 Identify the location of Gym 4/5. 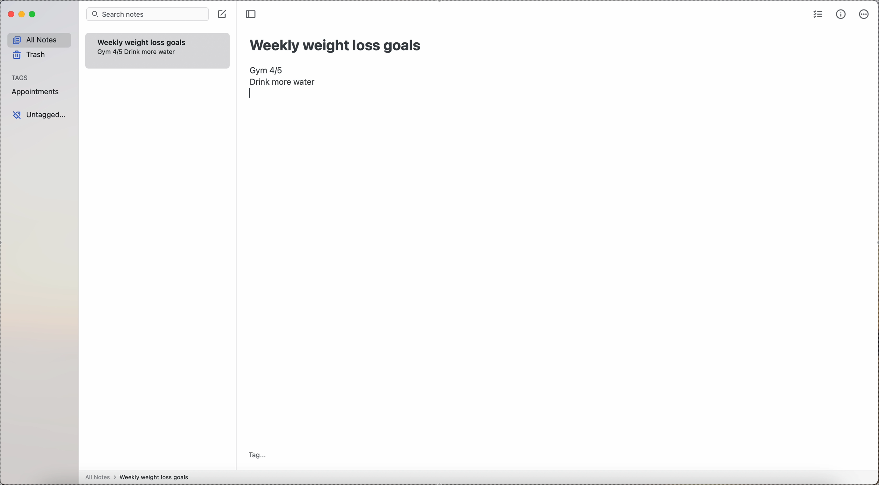
(109, 52).